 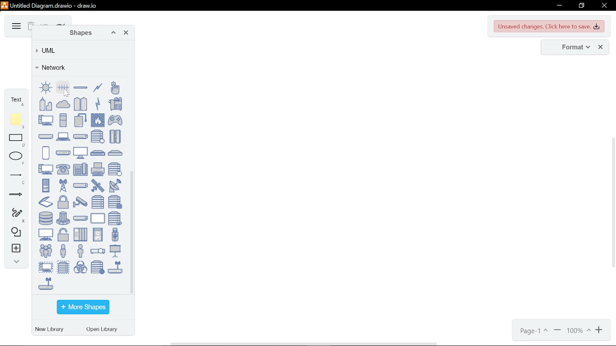 What do you see at coordinates (80, 185) in the screenshot?
I see `router` at bounding box center [80, 185].